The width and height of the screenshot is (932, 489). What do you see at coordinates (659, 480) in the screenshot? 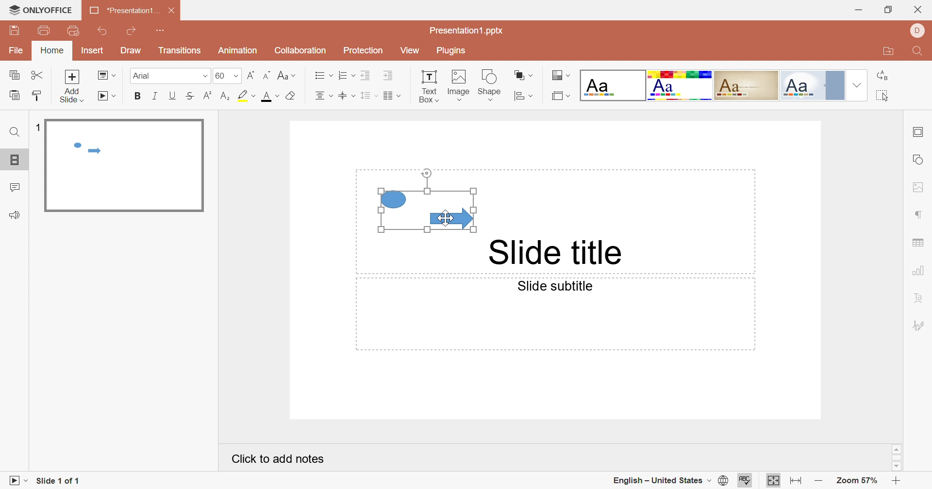
I see `English - United States` at bounding box center [659, 480].